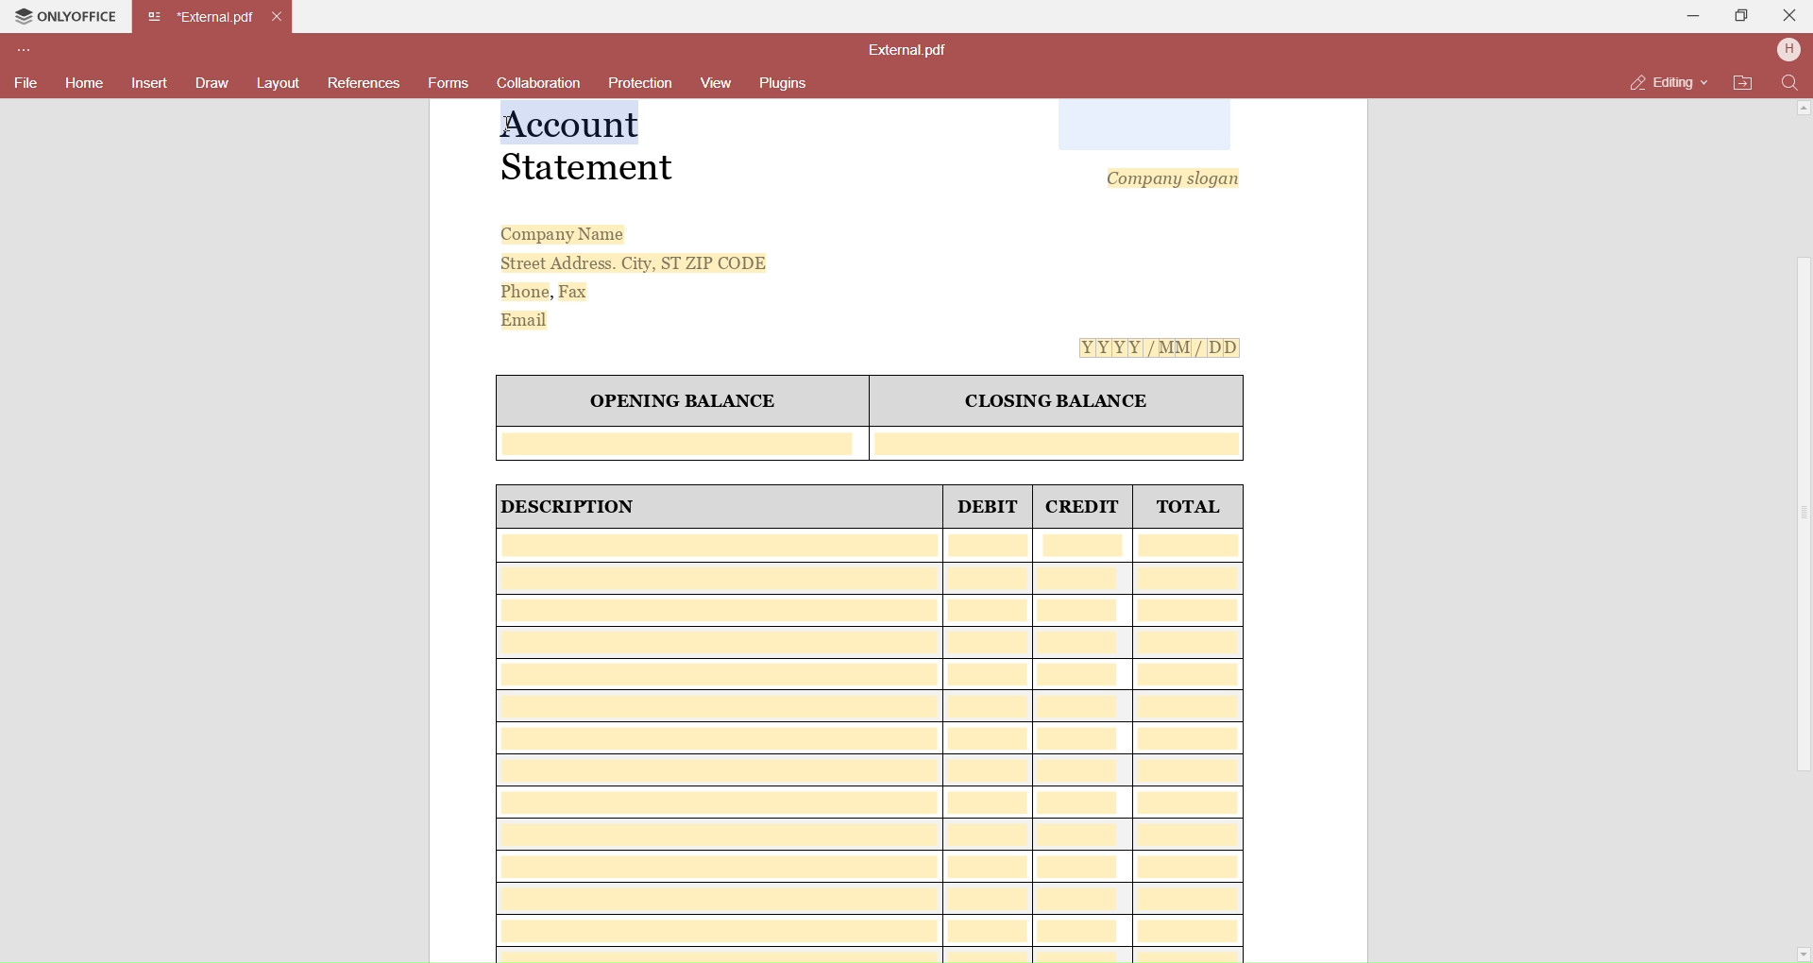  I want to click on Customize Toolbar, so click(32, 50).